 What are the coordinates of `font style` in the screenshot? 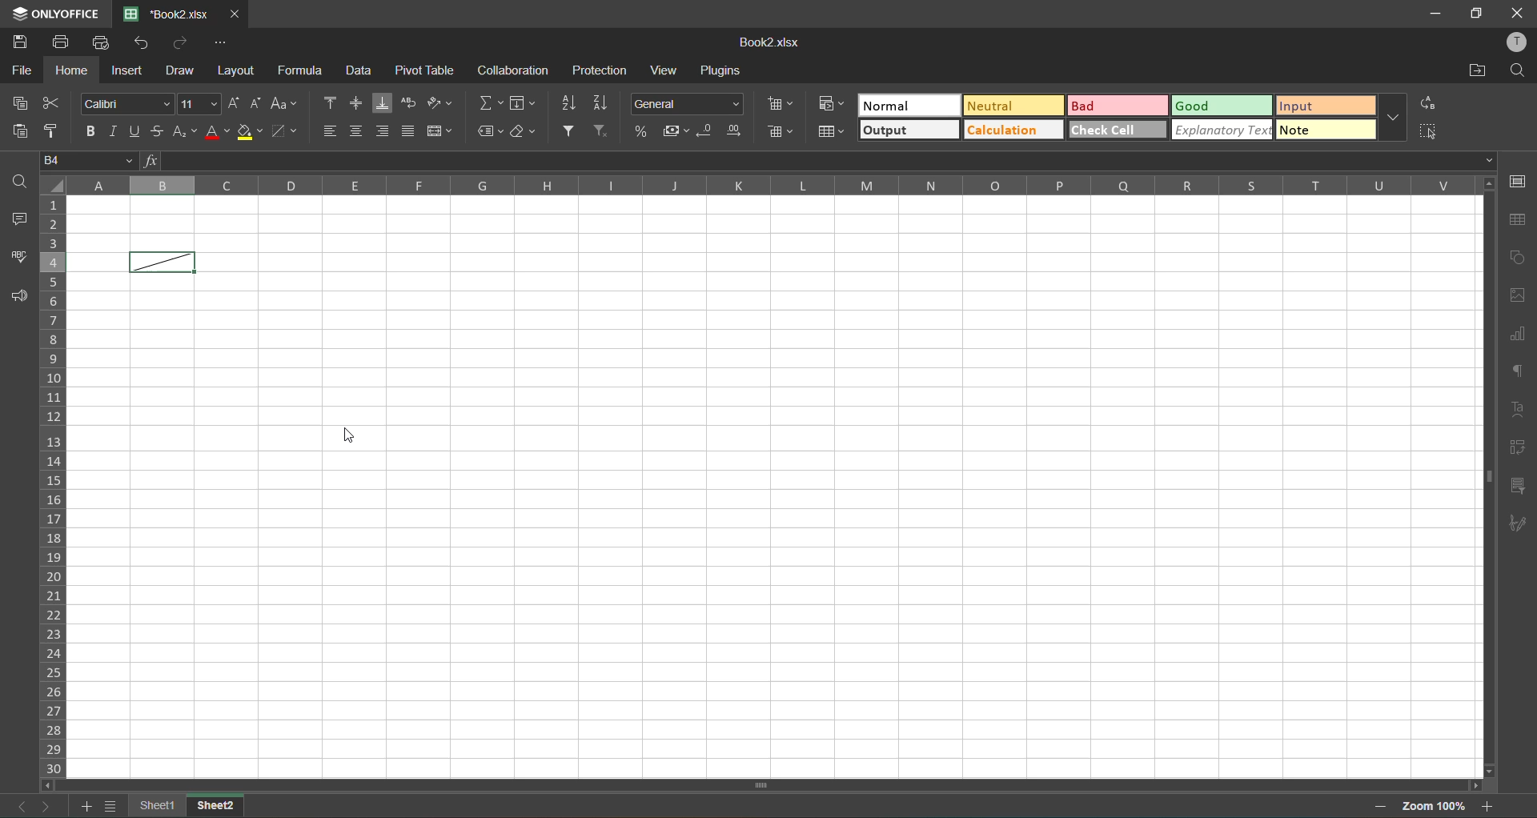 It's located at (128, 104).